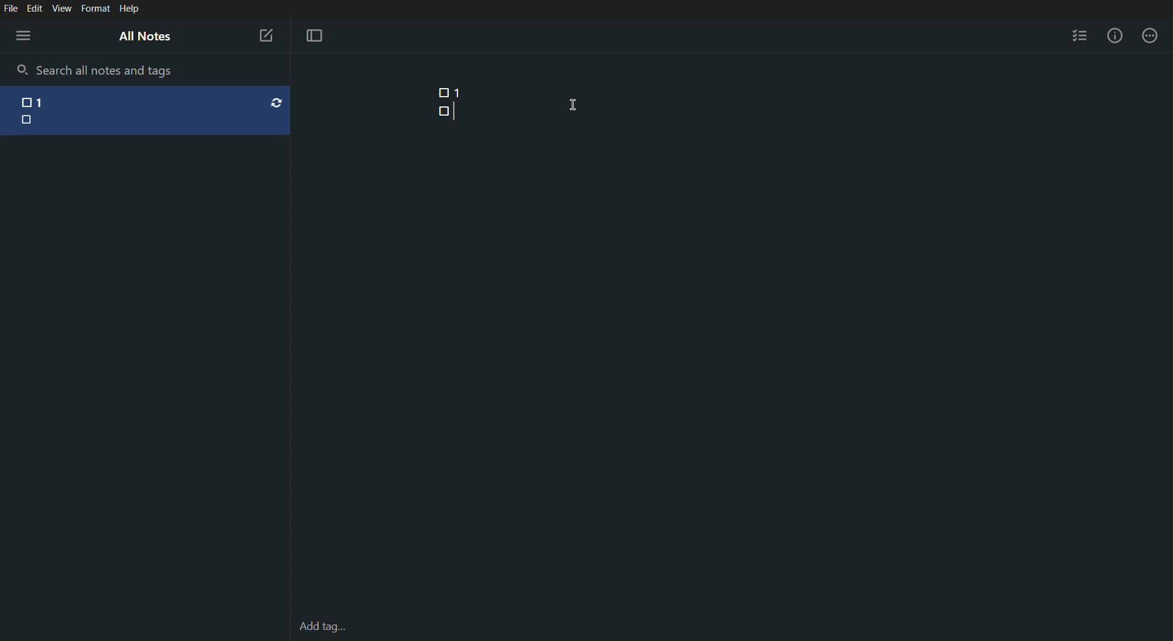  Describe the element at coordinates (314, 36) in the screenshot. I see `Focus Mode` at that location.